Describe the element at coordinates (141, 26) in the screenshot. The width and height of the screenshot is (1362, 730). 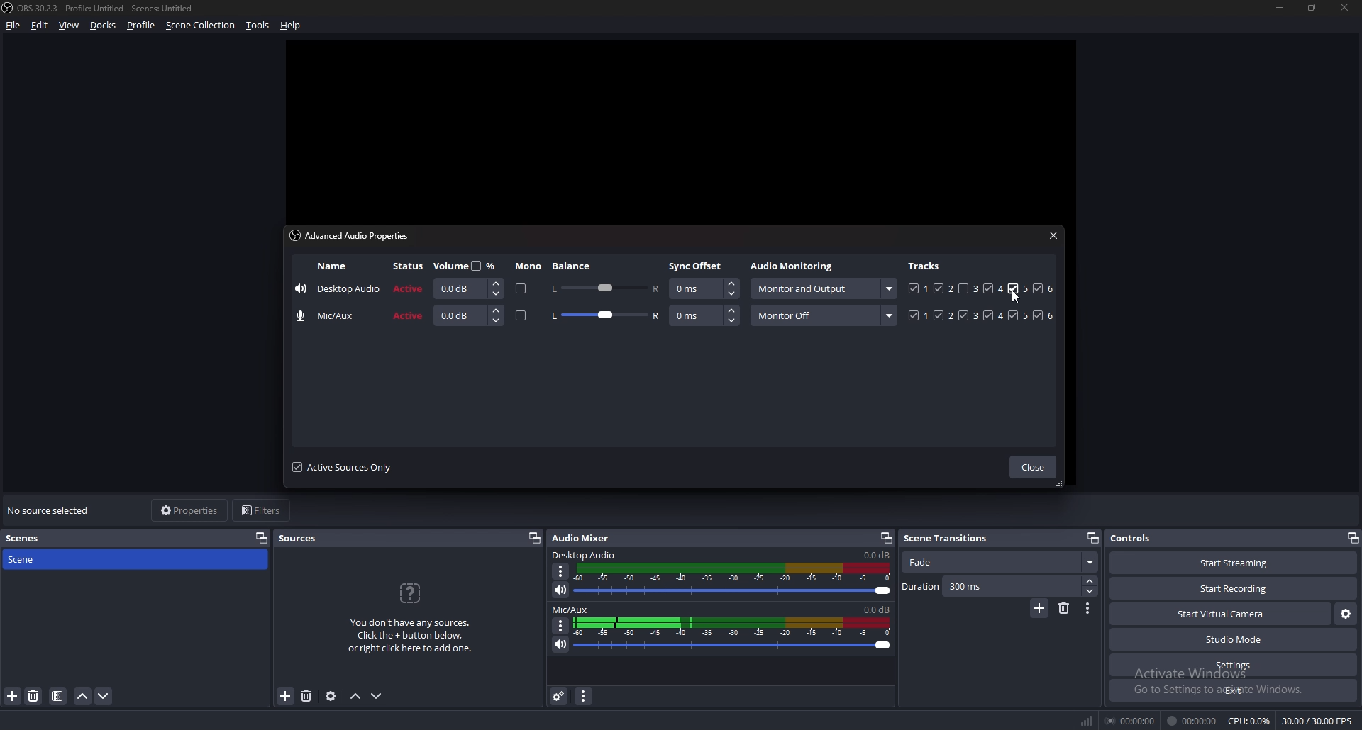
I see `profile` at that location.